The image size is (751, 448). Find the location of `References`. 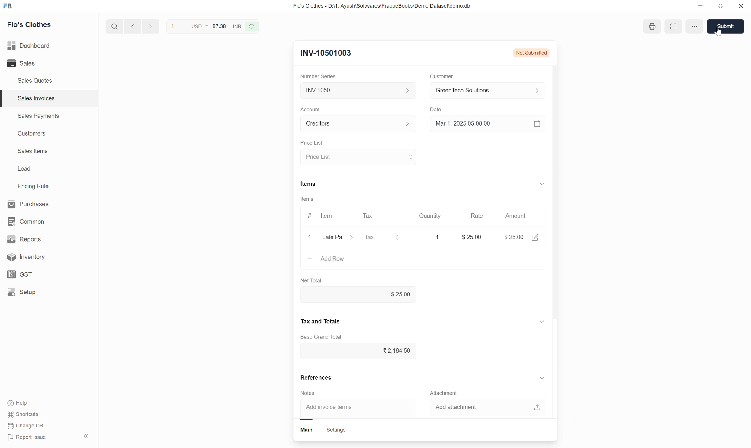

References is located at coordinates (316, 379).